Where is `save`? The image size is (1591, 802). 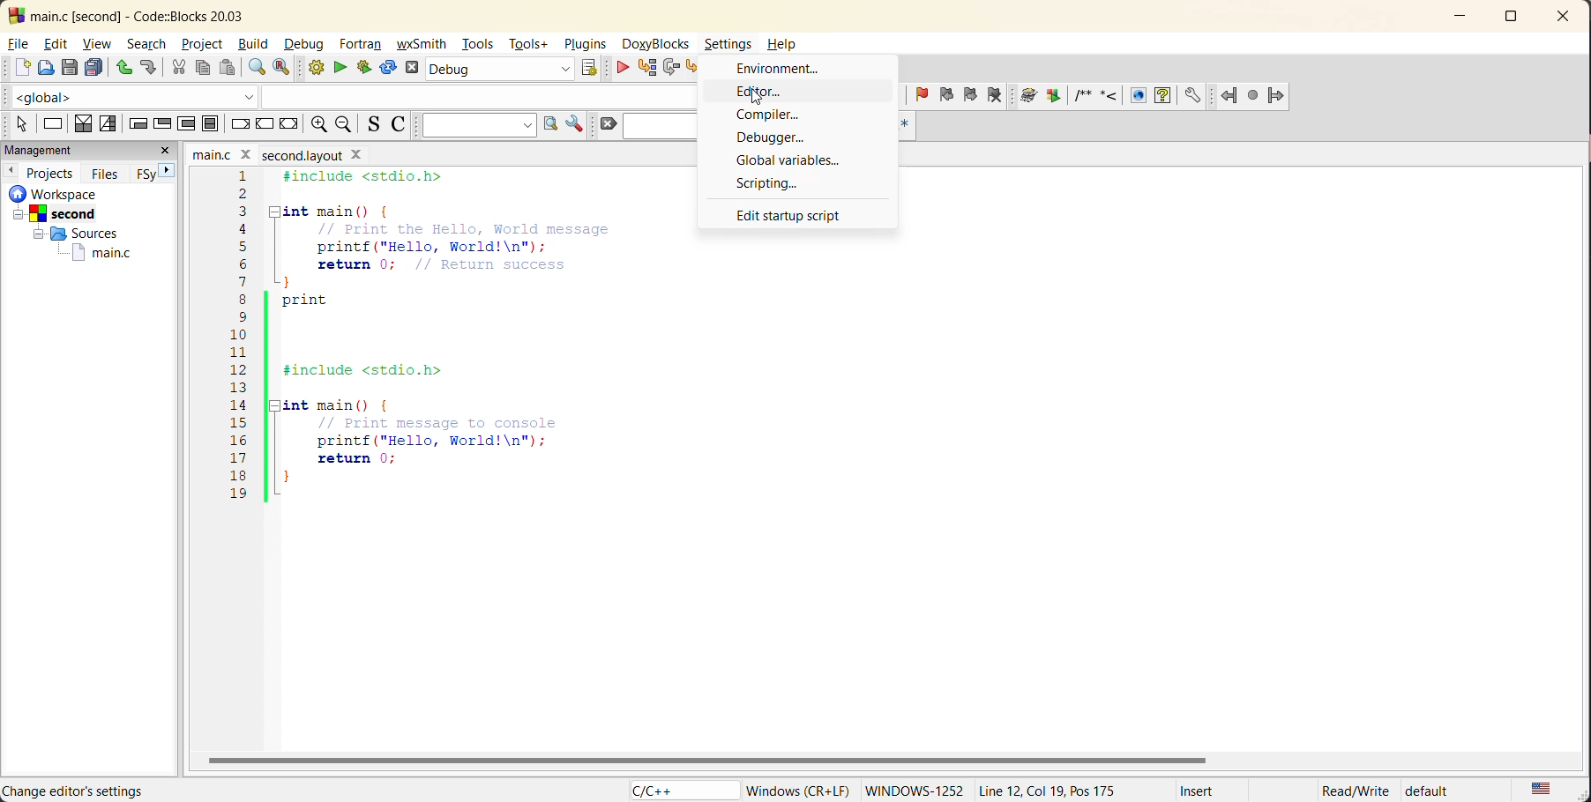
save is located at coordinates (68, 66).